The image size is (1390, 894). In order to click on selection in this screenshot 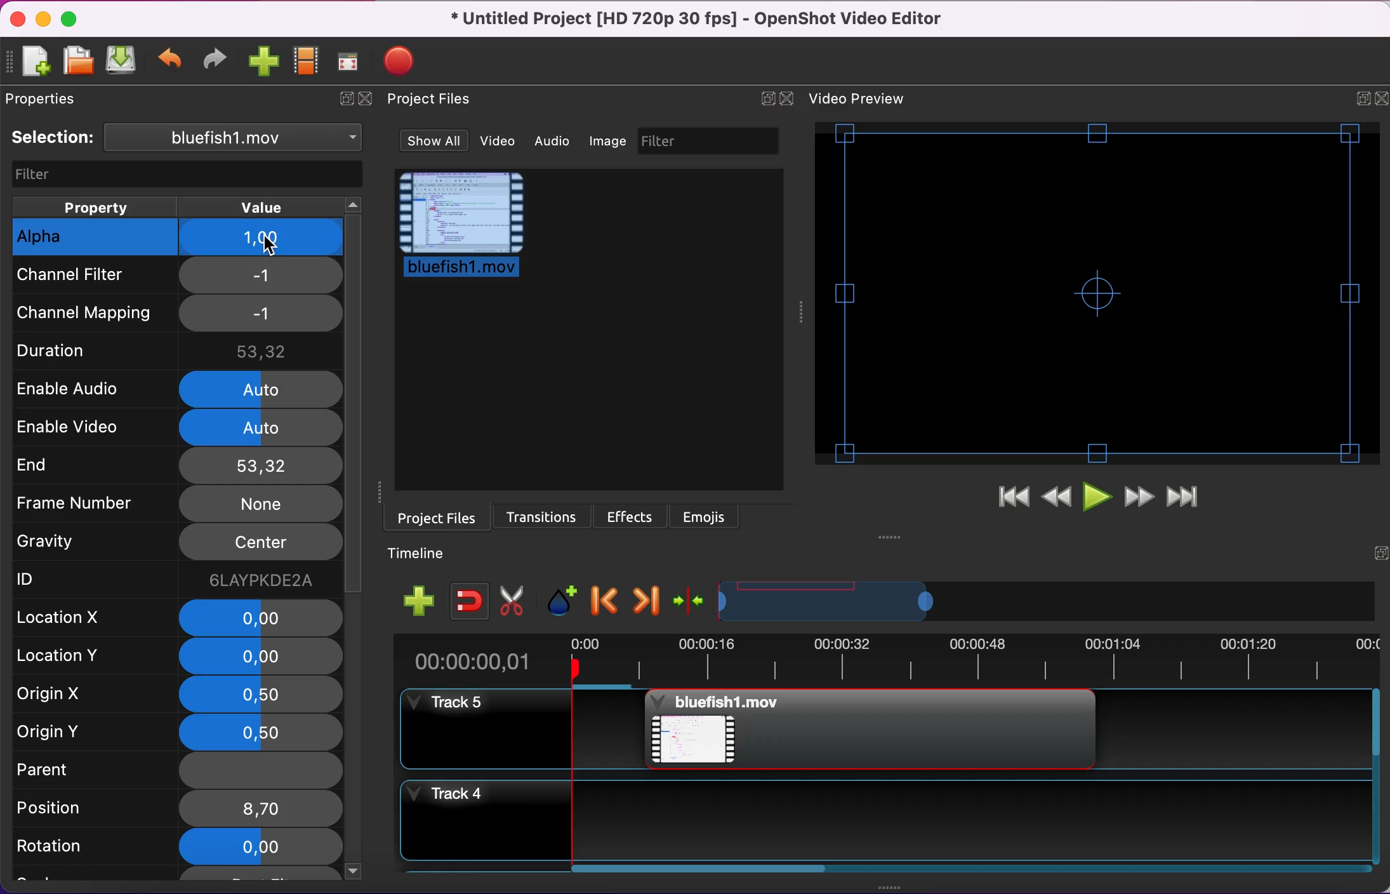, I will do `click(189, 138)`.